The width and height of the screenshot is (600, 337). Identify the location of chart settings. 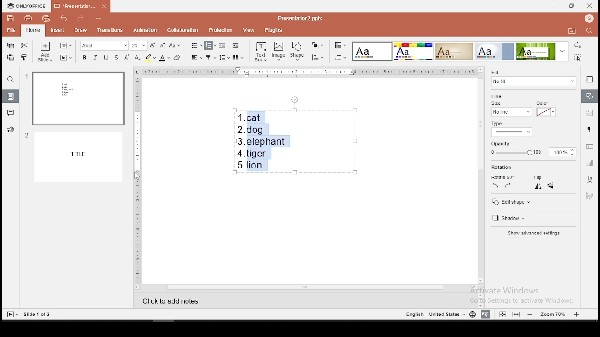
(589, 163).